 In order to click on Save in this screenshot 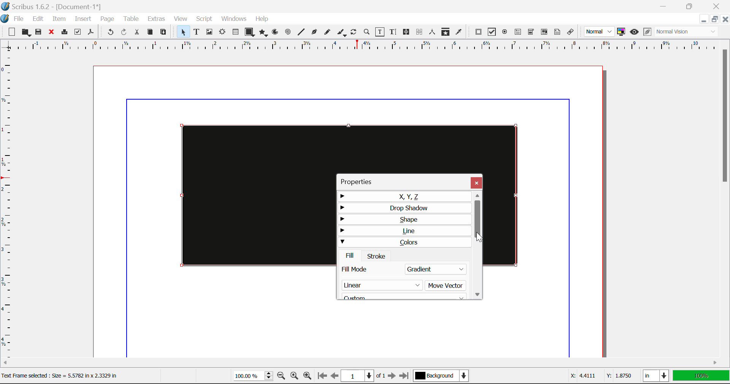, I will do `click(39, 32)`.